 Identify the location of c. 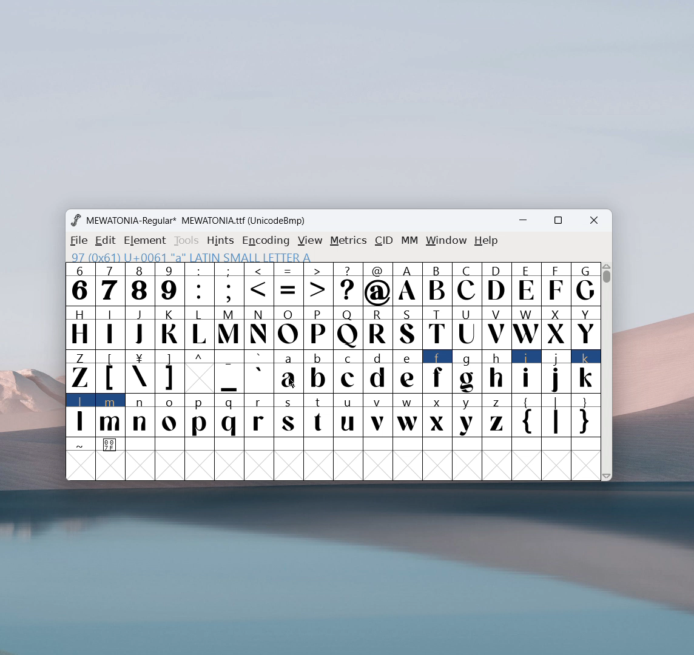
(348, 372).